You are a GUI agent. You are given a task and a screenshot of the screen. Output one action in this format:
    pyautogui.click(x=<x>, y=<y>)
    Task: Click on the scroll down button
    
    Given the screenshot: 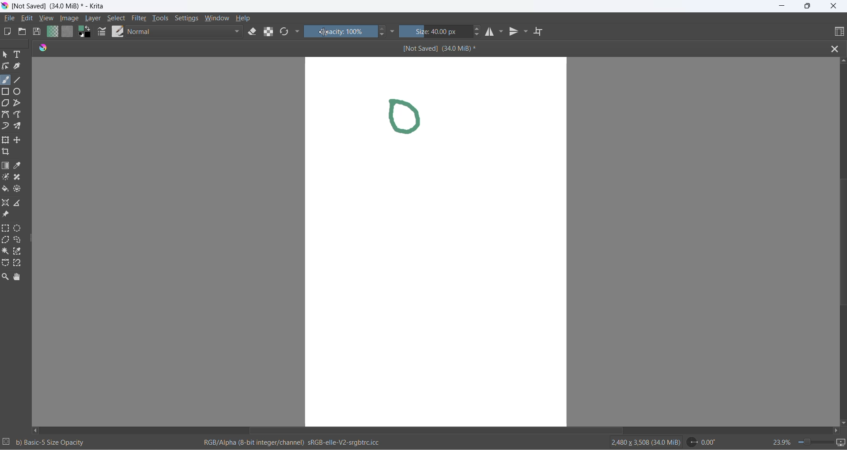 What is the action you would take?
    pyautogui.click(x=842, y=422)
    